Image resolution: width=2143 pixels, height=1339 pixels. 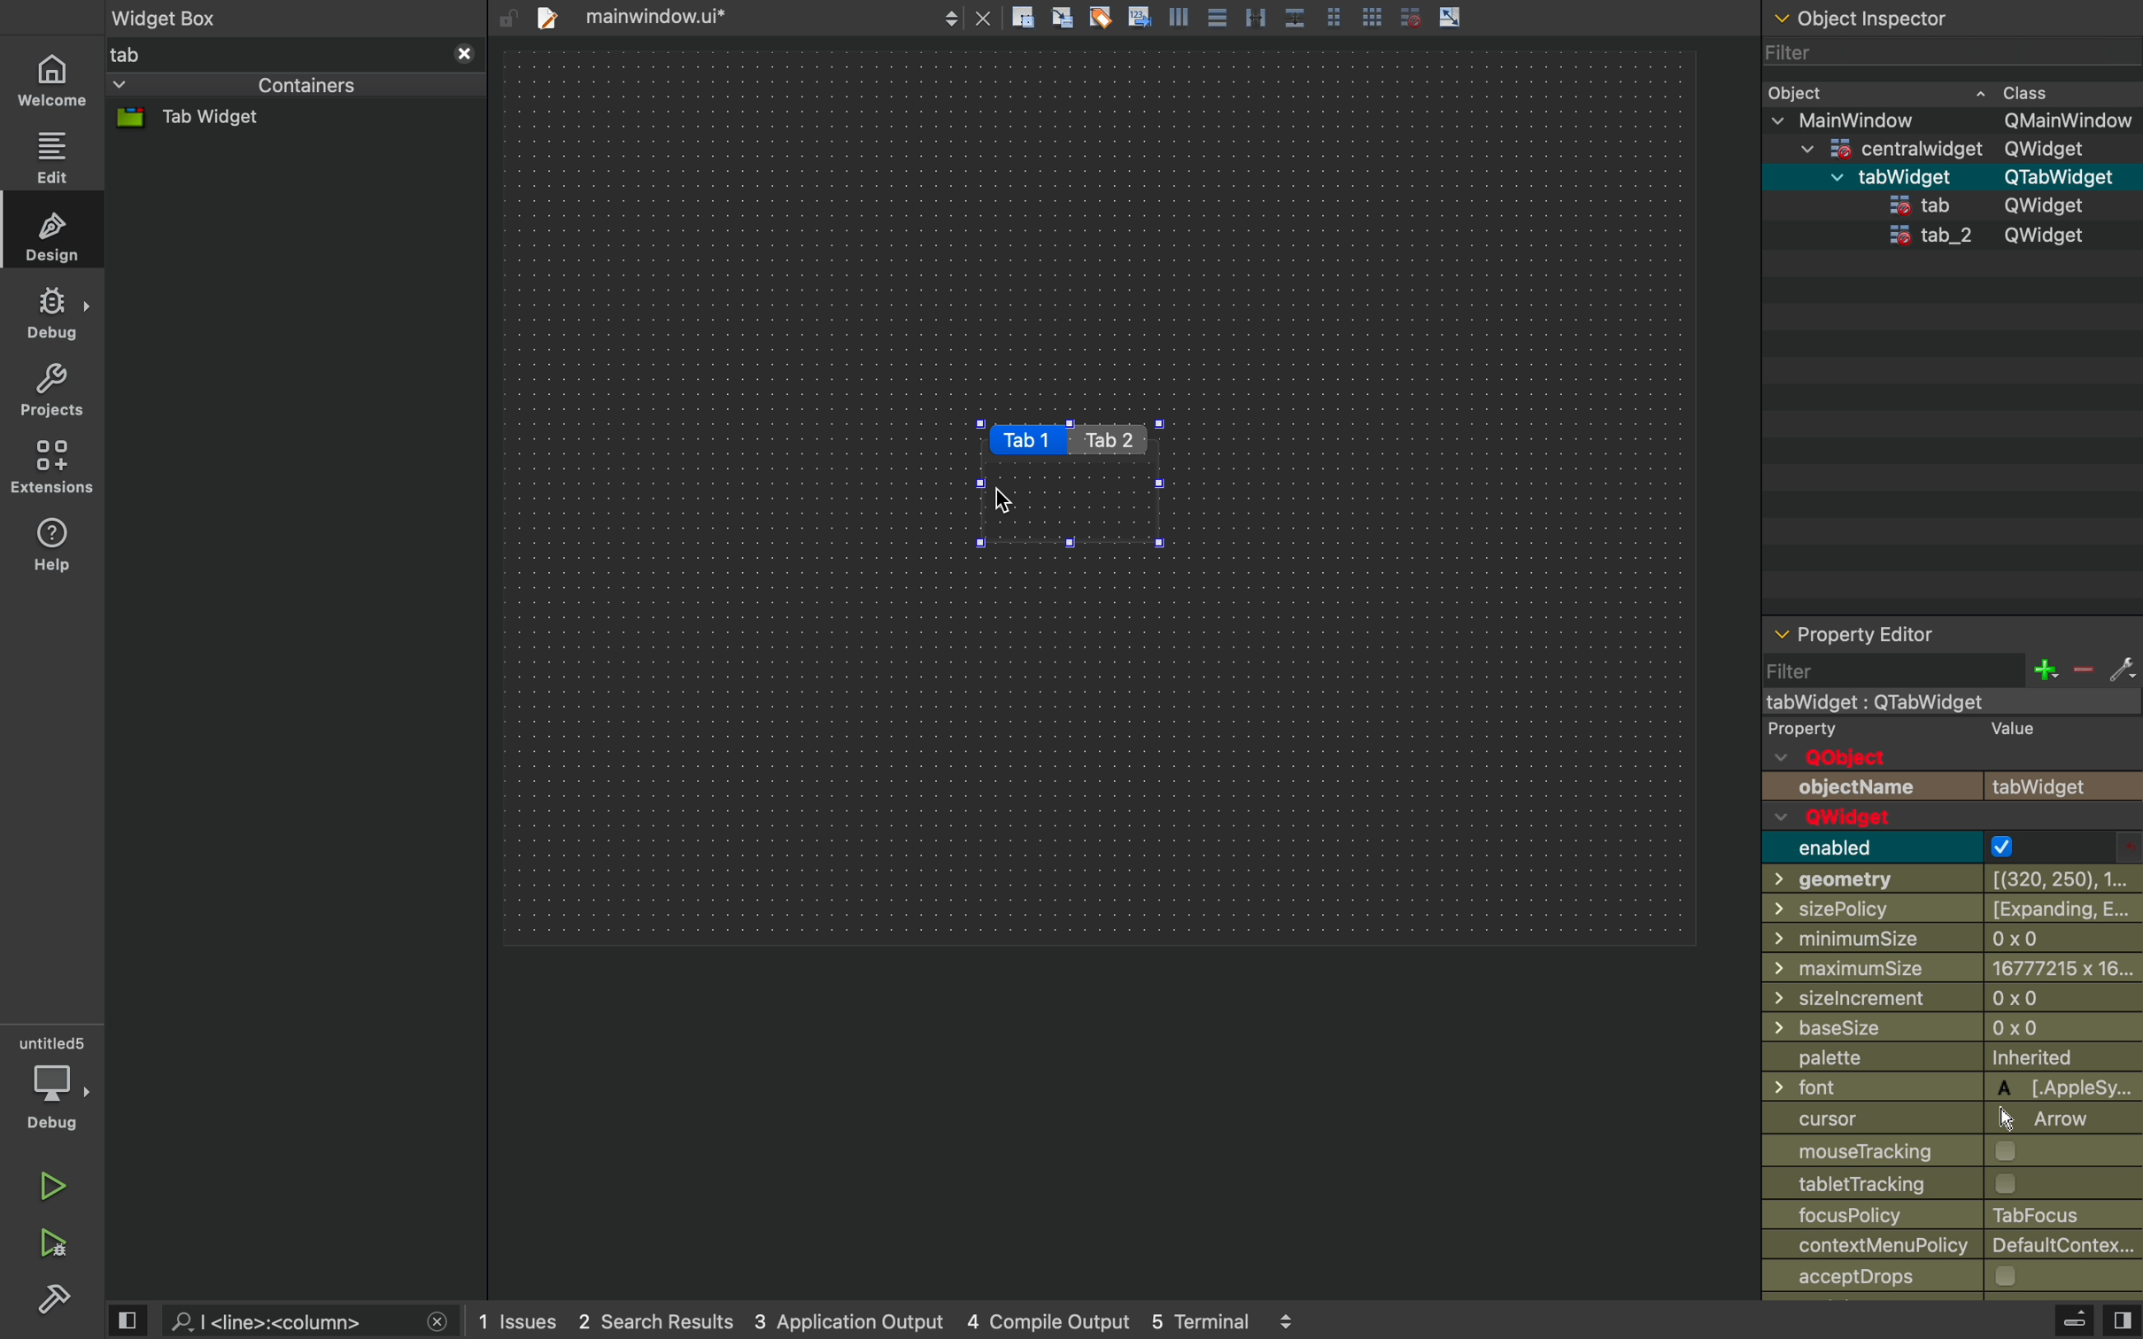 What do you see at coordinates (2082, 670) in the screenshot?
I see `minus` at bounding box center [2082, 670].